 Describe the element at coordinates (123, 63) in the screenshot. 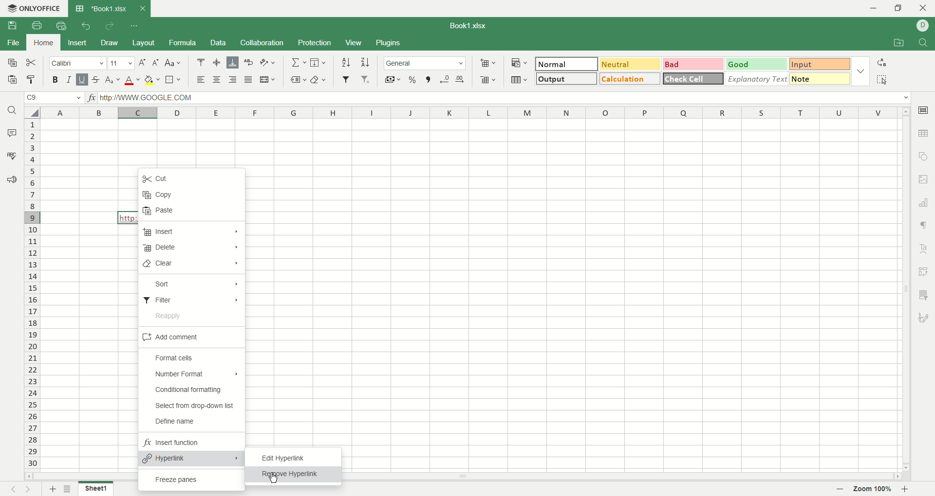

I see `font size` at that location.